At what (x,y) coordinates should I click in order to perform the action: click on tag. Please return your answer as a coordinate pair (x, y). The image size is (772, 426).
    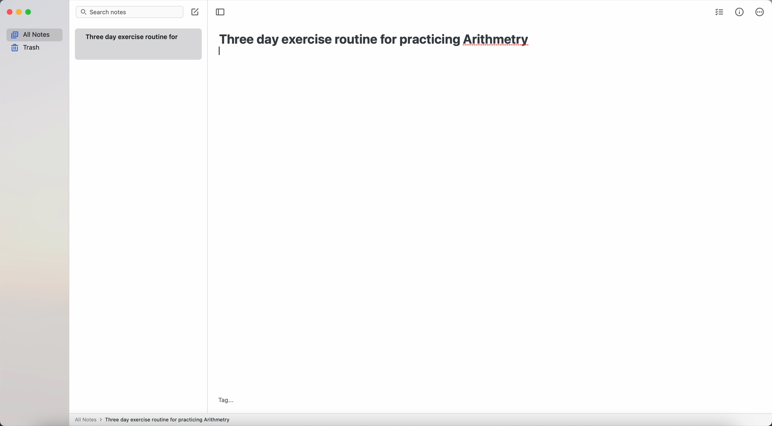
    Looking at the image, I should click on (228, 400).